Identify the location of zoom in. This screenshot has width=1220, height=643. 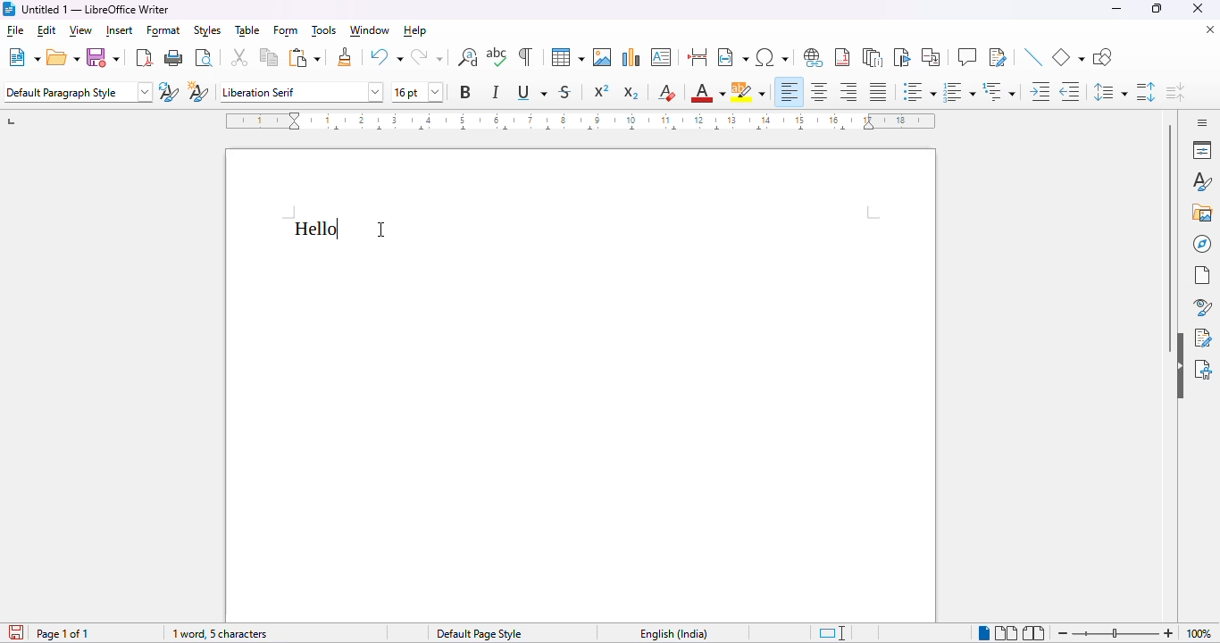
(1167, 632).